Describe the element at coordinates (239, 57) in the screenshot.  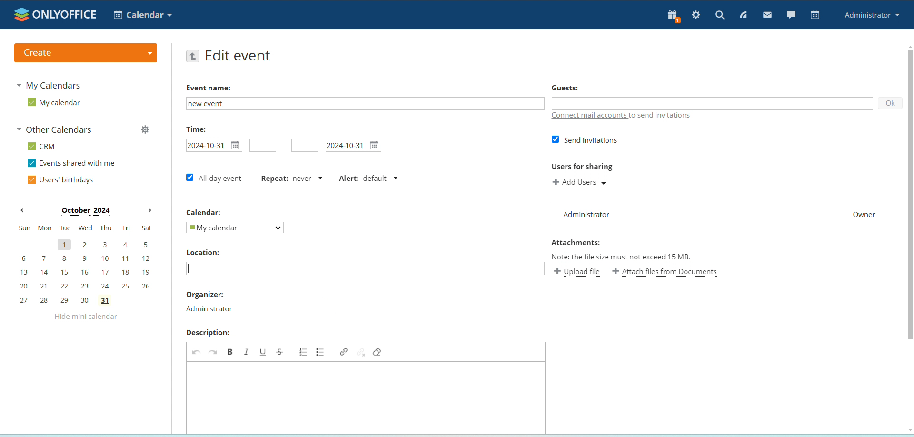
I see `edit event` at that location.